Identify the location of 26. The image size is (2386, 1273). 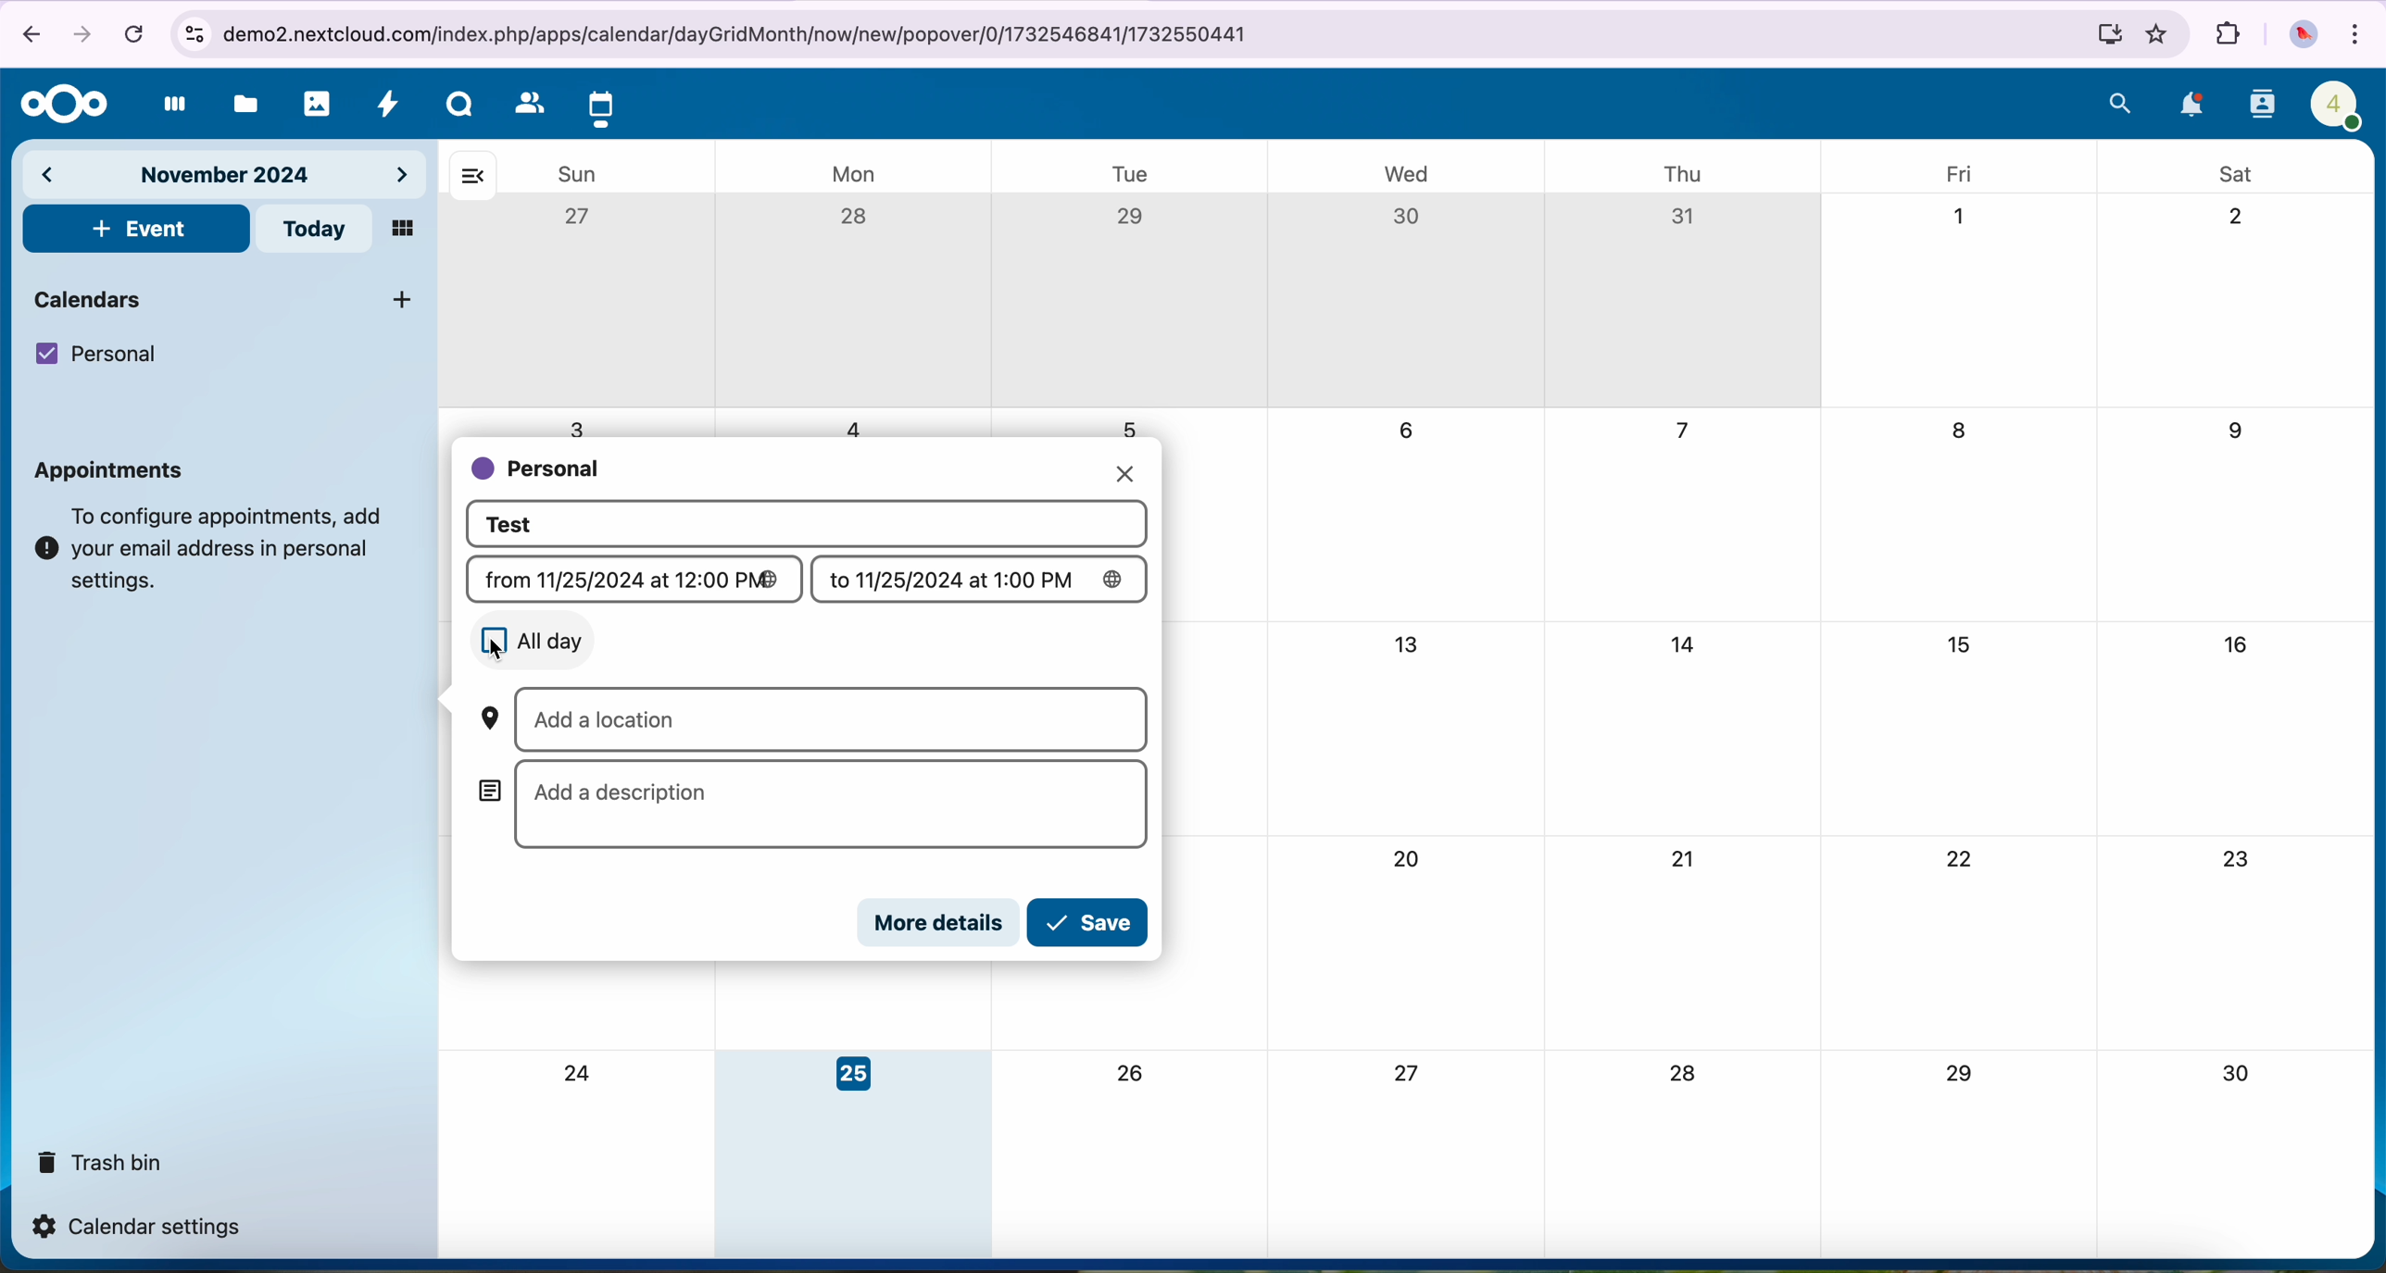
(1136, 1072).